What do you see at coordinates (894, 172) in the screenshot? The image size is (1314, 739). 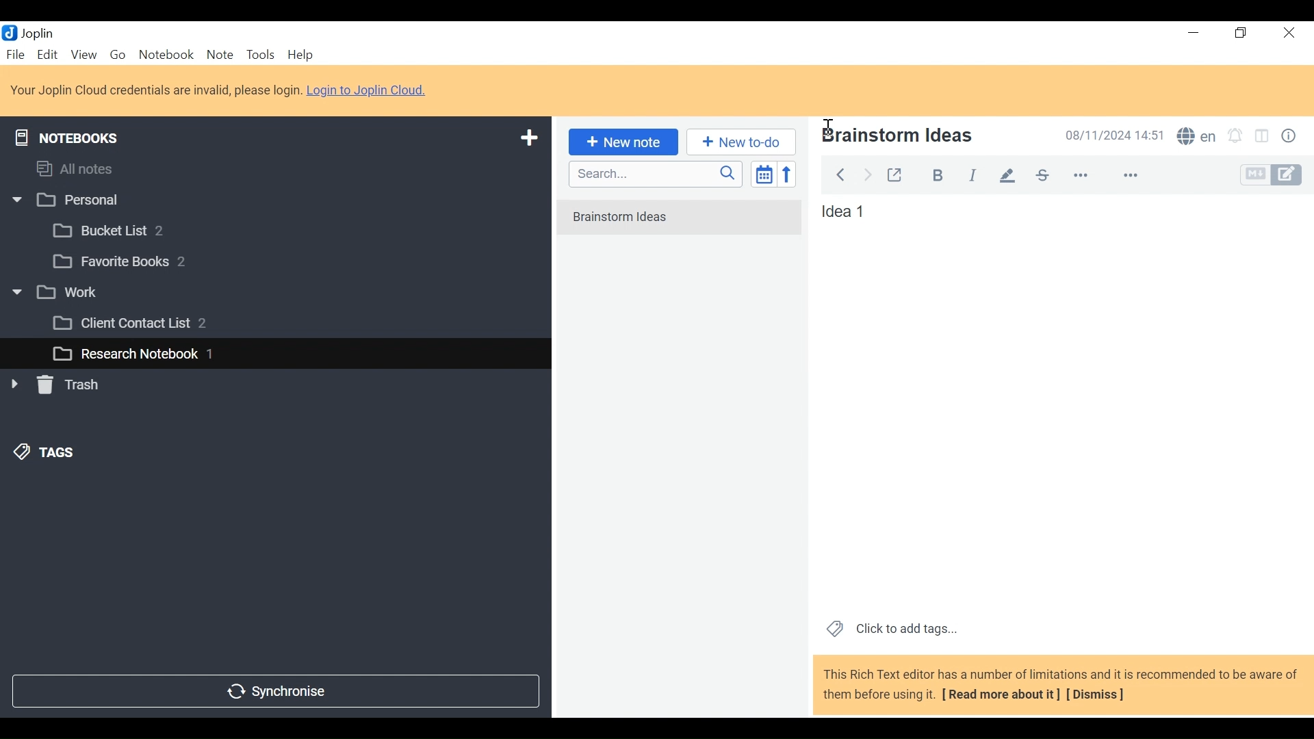 I see `Toggle external editing` at bounding box center [894, 172].